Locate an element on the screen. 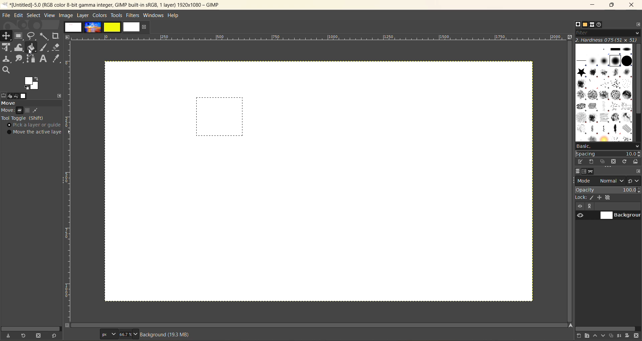 The image size is (642, 341). tool taggle is located at coordinates (31, 126).